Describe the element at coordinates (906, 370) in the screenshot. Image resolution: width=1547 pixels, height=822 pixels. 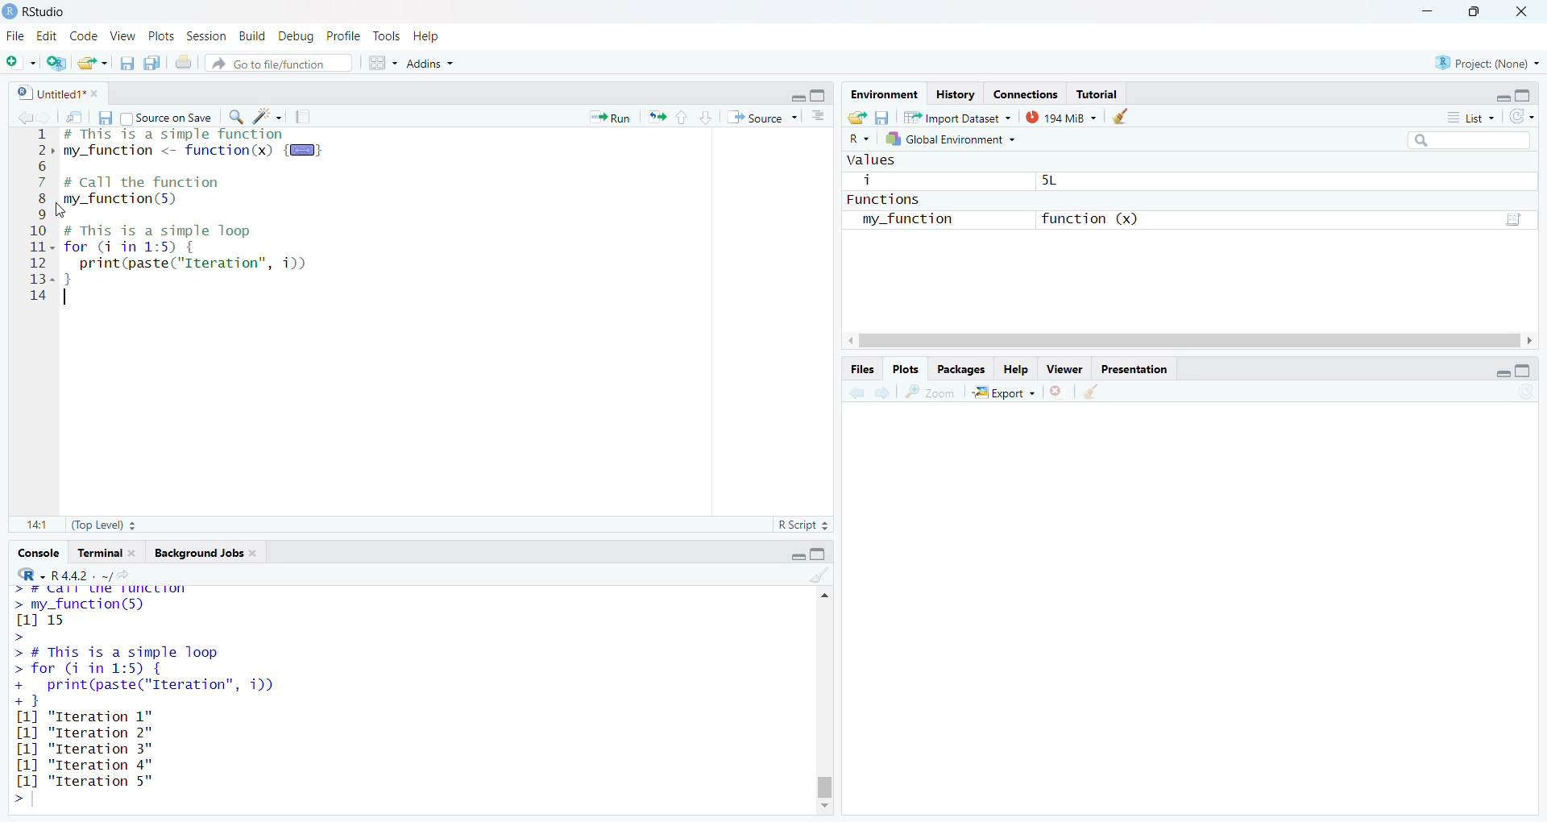
I see `plots` at that location.